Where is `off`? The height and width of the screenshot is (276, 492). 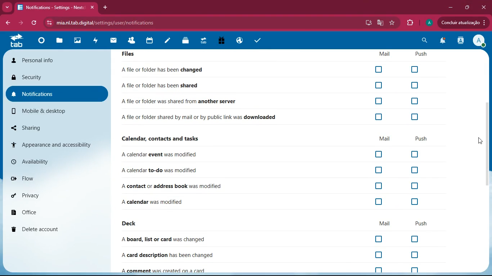
off is located at coordinates (414, 270).